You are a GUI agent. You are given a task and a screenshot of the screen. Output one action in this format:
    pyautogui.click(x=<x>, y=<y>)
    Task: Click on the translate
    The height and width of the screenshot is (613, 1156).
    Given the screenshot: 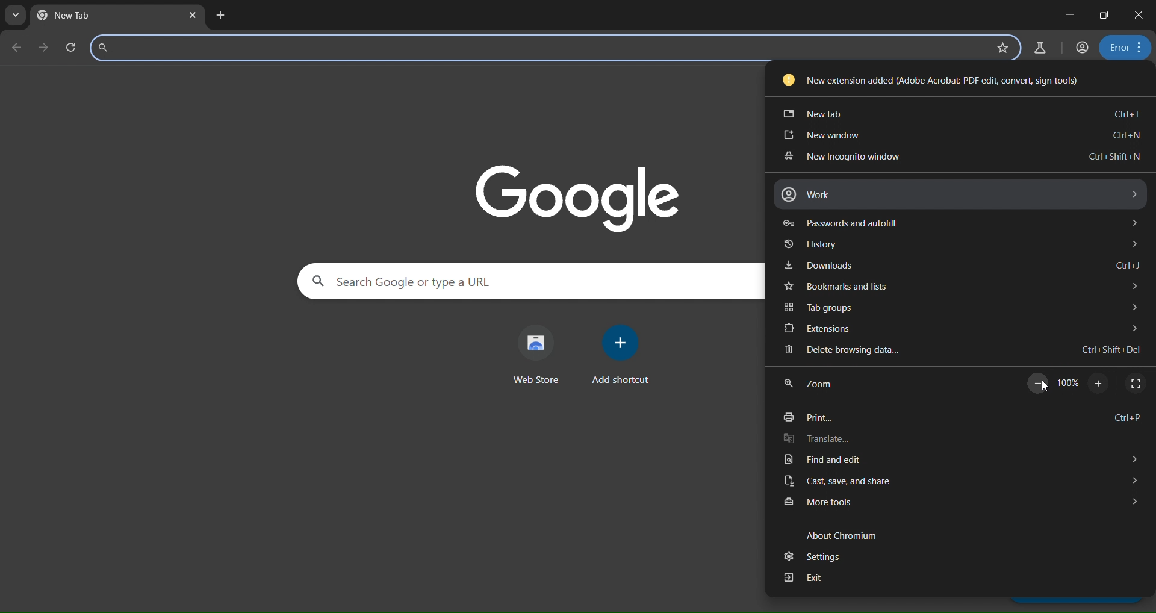 What is the action you would take?
    pyautogui.click(x=960, y=437)
    